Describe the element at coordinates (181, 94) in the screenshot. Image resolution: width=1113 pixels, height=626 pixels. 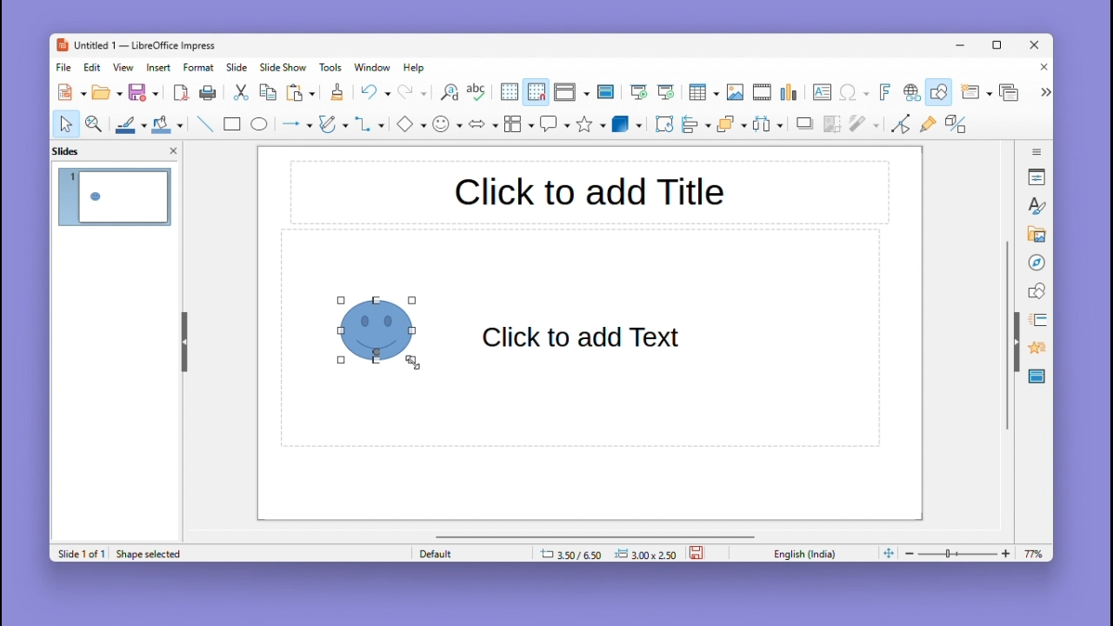
I see `Export as PDF` at that location.